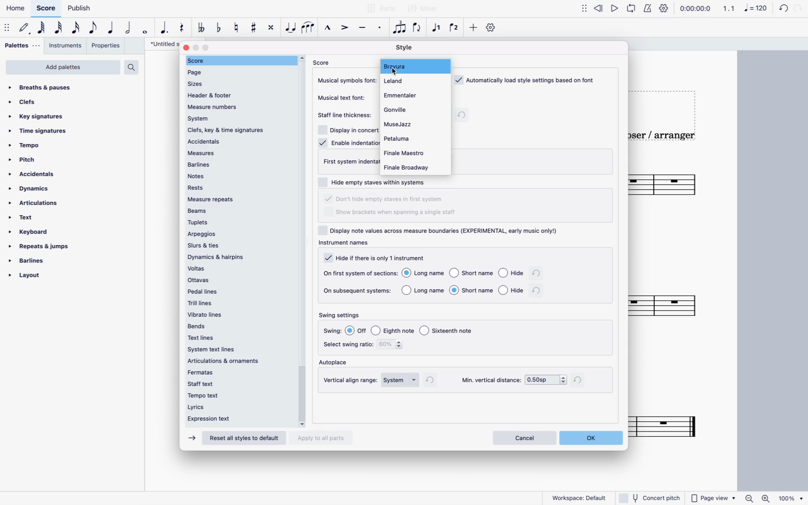  What do you see at coordinates (240, 257) in the screenshot?
I see `dynamics & harpins` at bounding box center [240, 257].